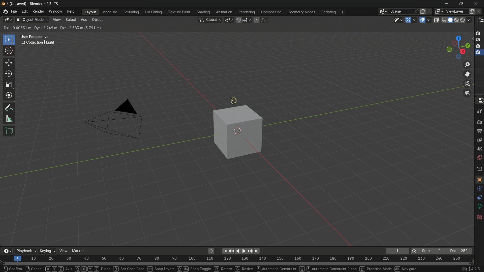 Image resolution: width=484 pixels, height=272 pixels. I want to click on object mode, so click(32, 20).